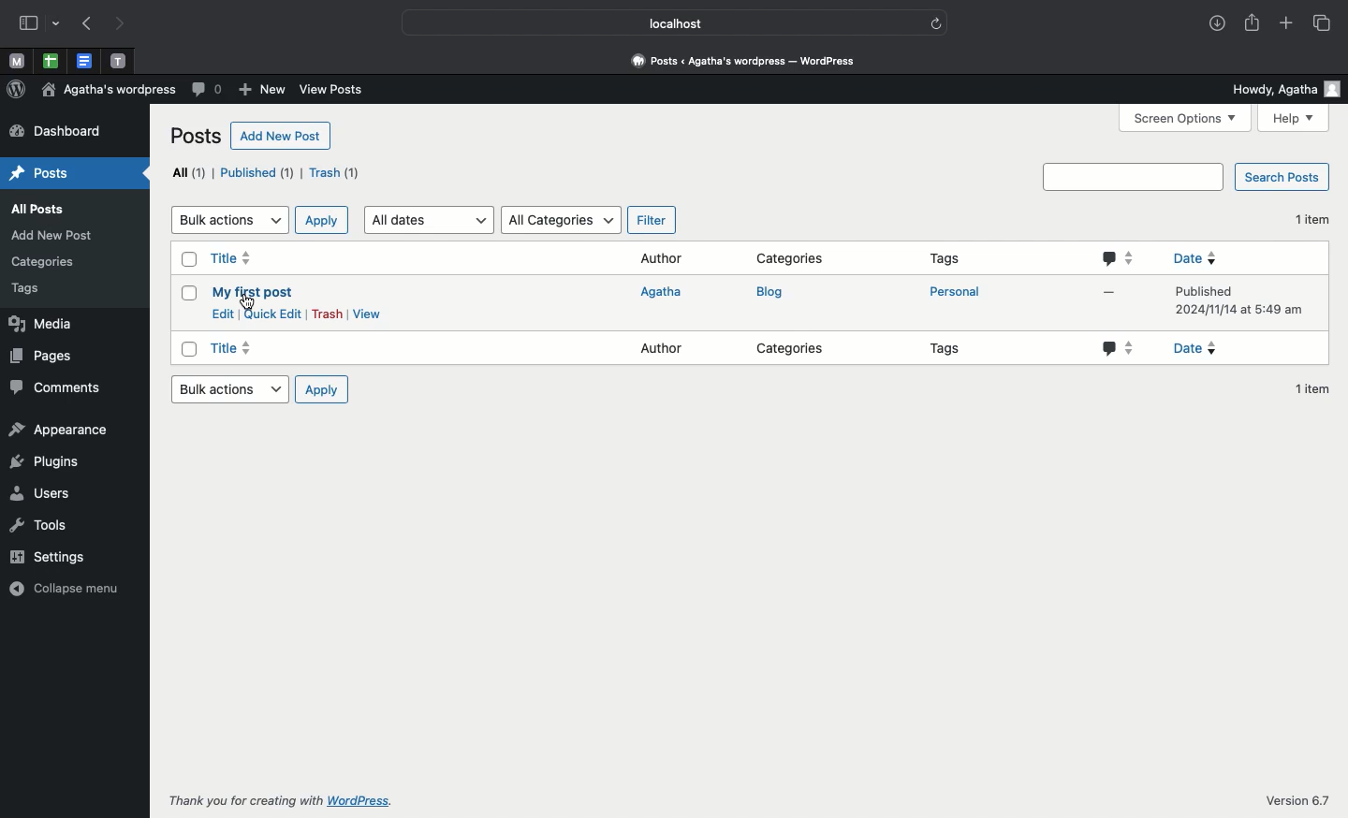 The width and height of the screenshot is (1348, 818). Describe the element at coordinates (278, 138) in the screenshot. I see `Add new post` at that location.